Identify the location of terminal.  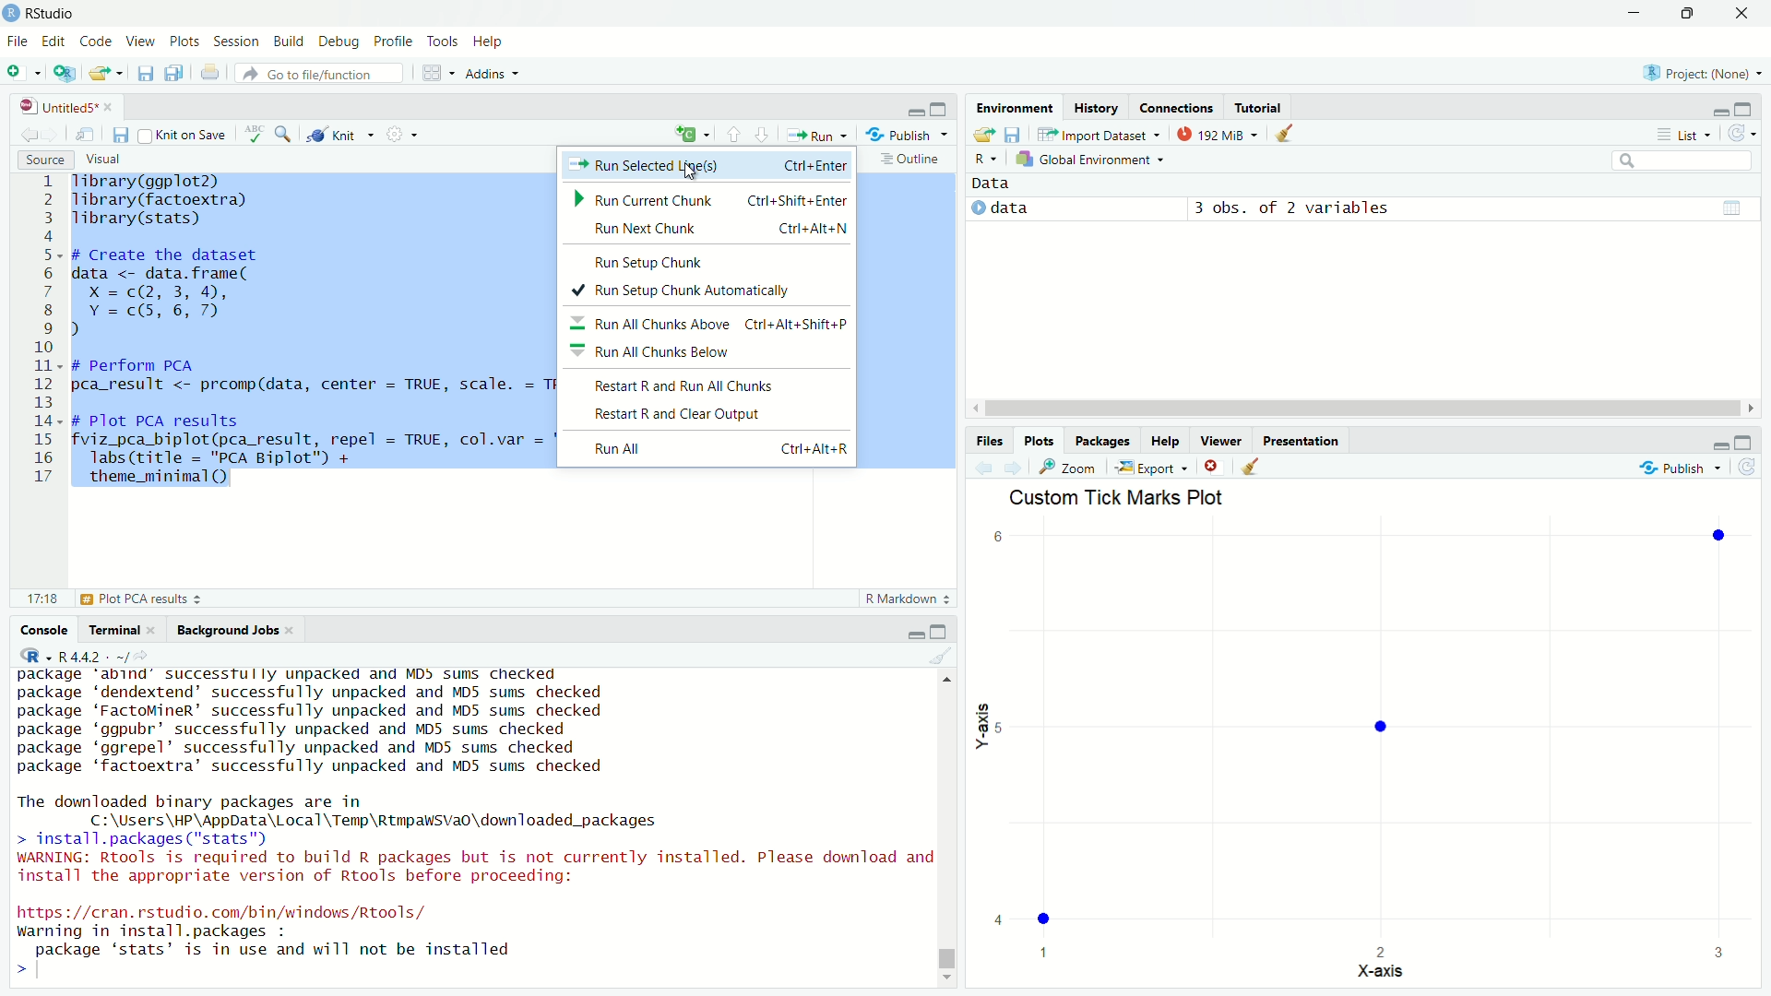
(122, 630).